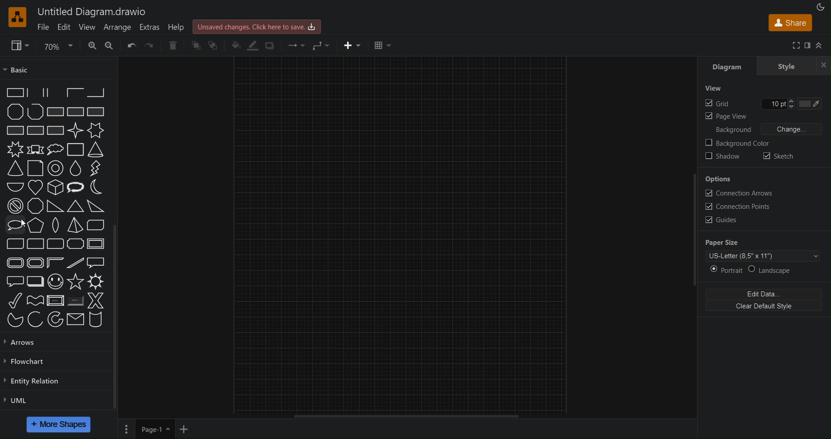 The image size is (831, 439). I want to click on Portrait, so click(724, 271).